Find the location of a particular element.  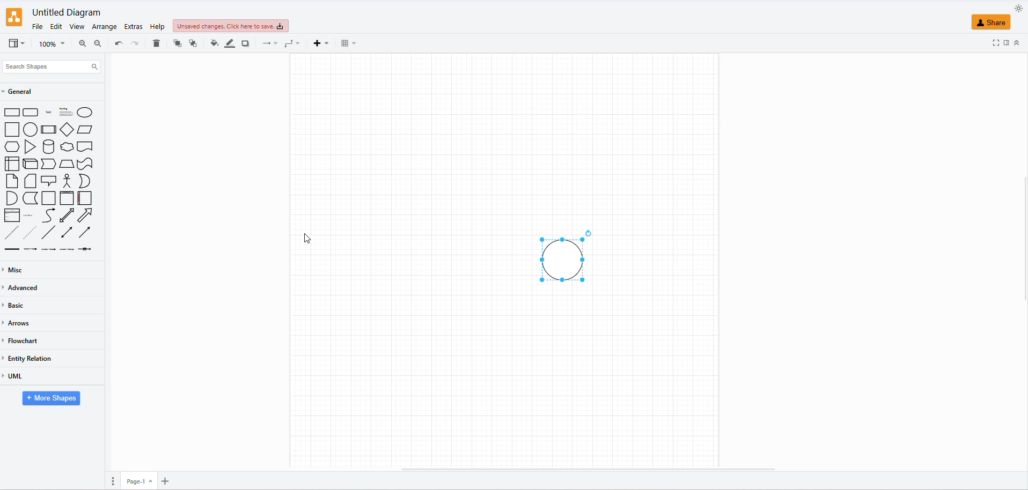

LINE is located at coordinates (46, 232).